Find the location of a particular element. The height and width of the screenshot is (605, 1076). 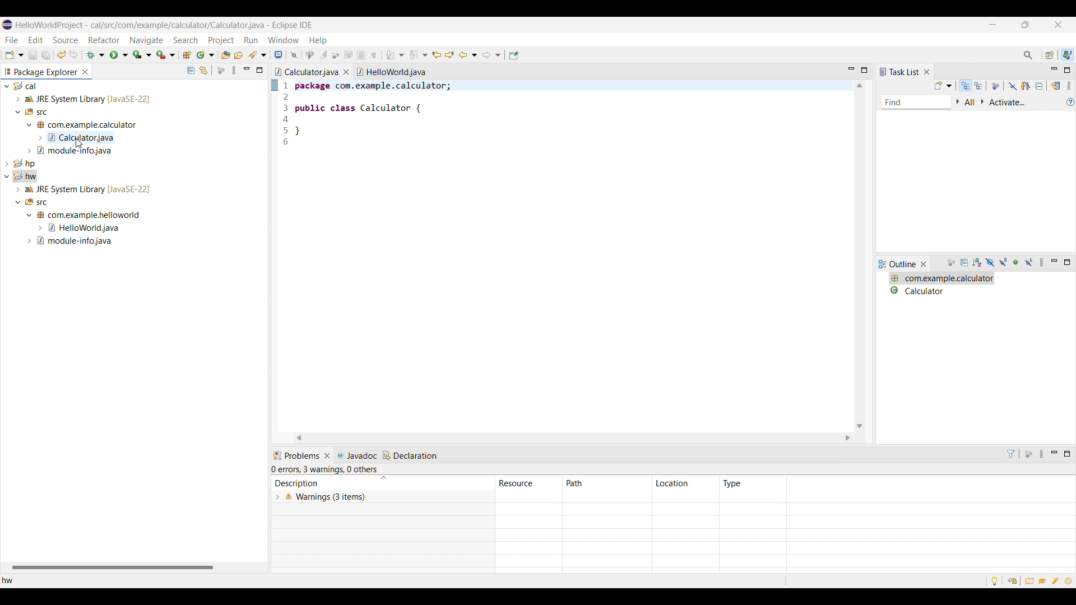

Toggle block selection is located at coordinates (362, 55).